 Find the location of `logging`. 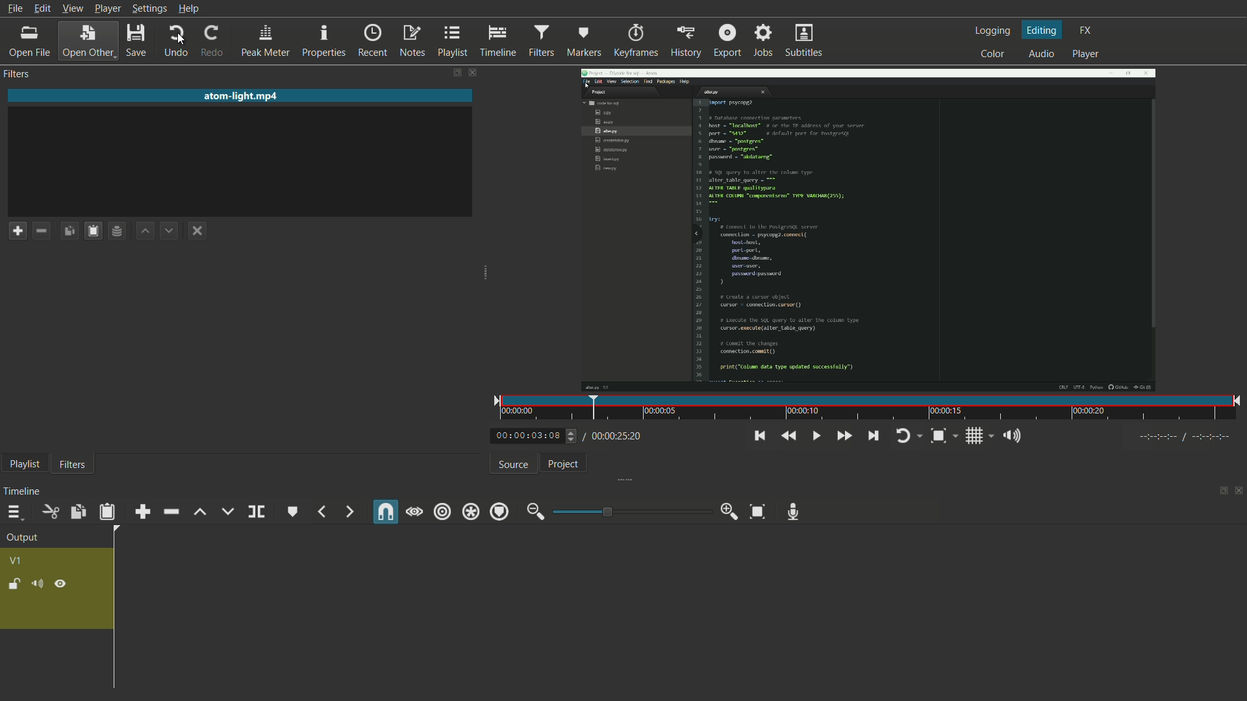

logging is located at coordinates (992, 30).